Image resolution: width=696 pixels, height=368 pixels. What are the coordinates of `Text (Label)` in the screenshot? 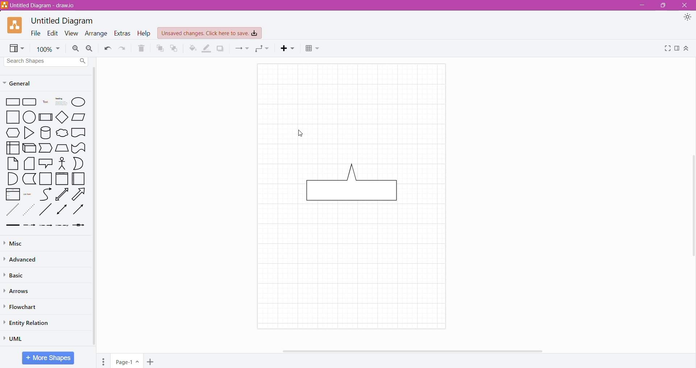 It's located at (45, 103).